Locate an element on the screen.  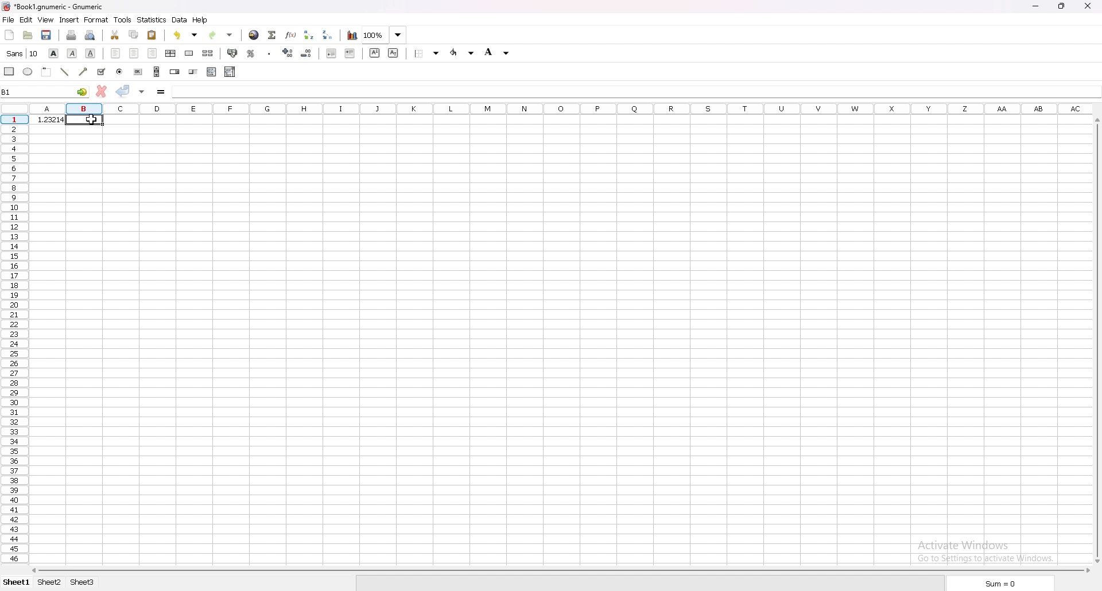
minimize is located at coordinates (1037, 5).